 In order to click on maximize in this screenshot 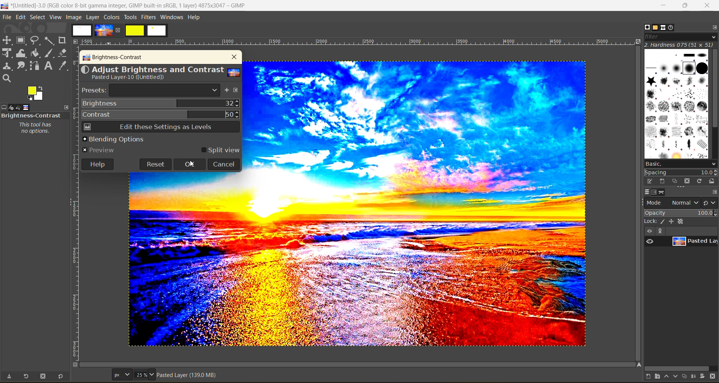, I will do `click(685, 6)`.